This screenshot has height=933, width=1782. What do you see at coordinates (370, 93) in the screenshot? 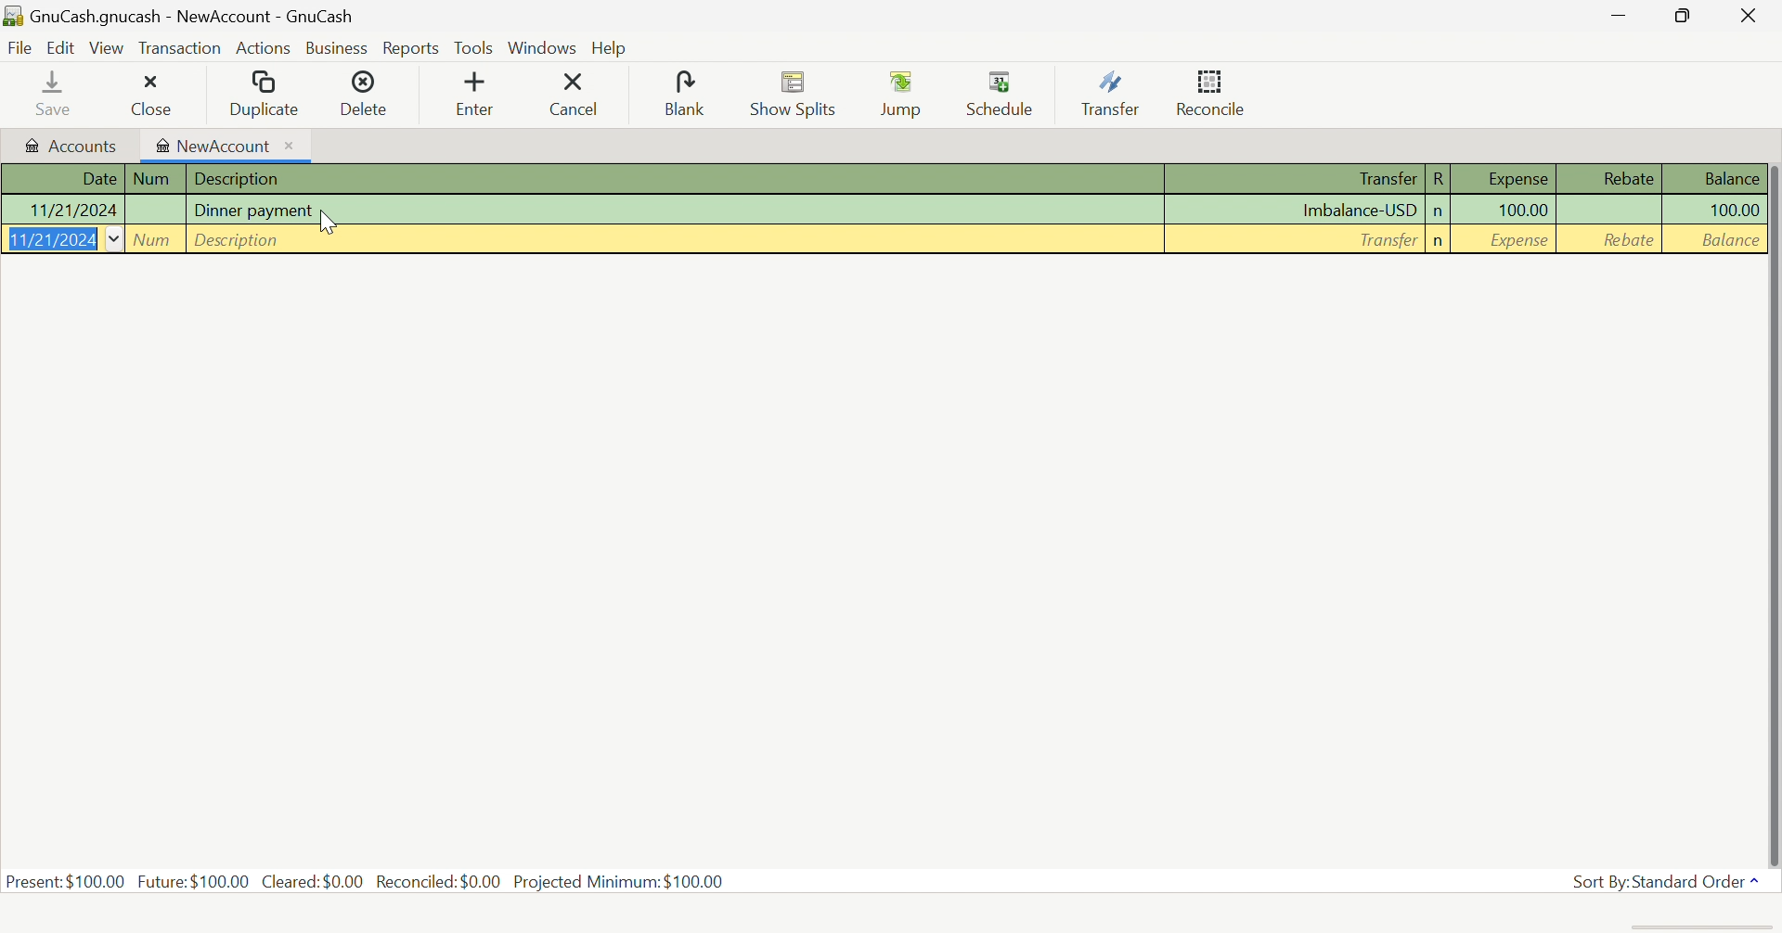
I see `Delete` at bounding box center [370, 93].